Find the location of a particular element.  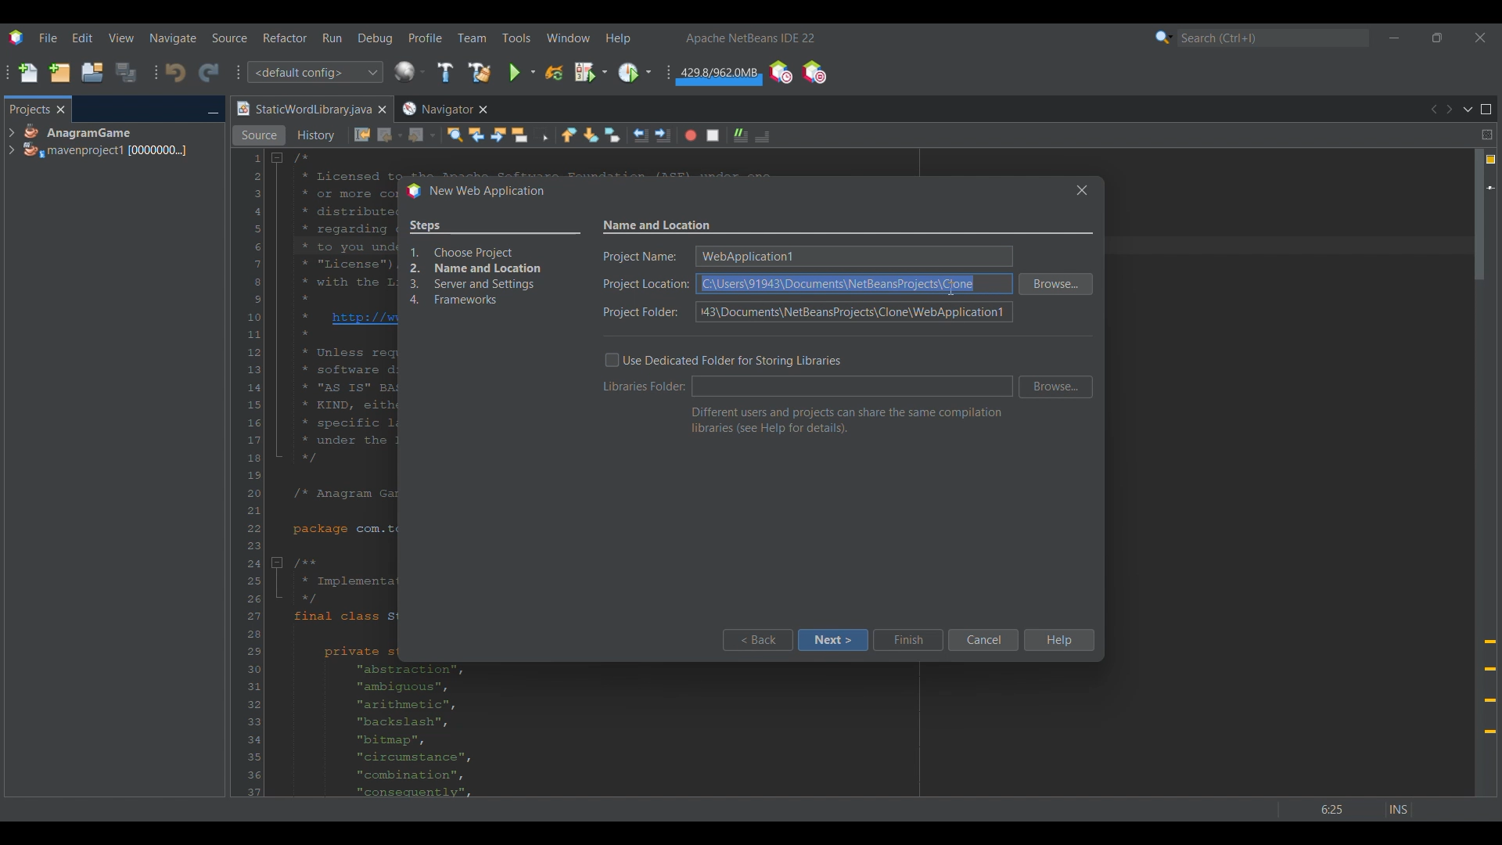

Help menu is located at coordinates (618, 38).